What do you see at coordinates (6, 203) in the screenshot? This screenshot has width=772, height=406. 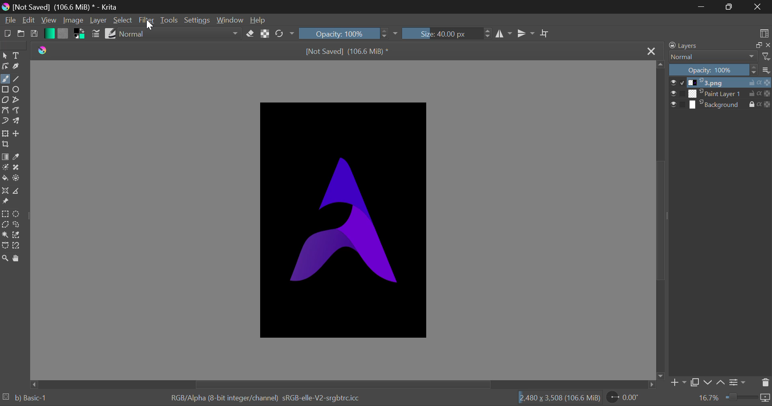 I see `Reference Images` at bounding box center [6, 203].